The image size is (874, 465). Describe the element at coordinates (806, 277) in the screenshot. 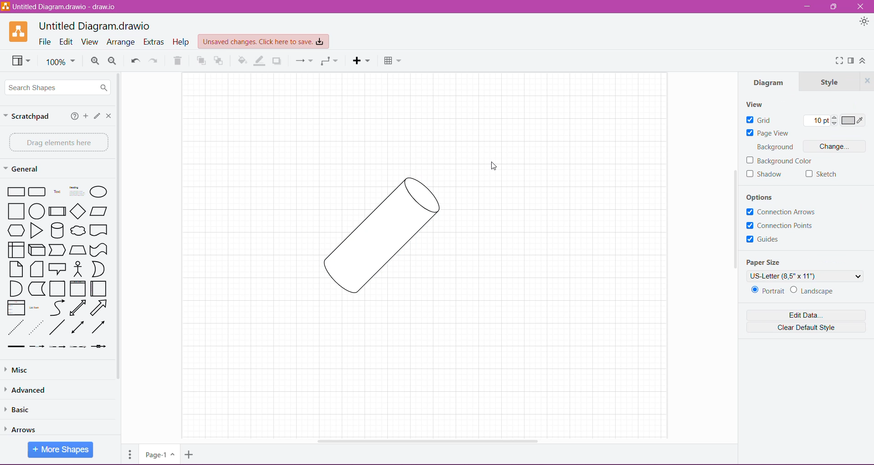

I see `US Letter (8.5" x 11")` at that location.